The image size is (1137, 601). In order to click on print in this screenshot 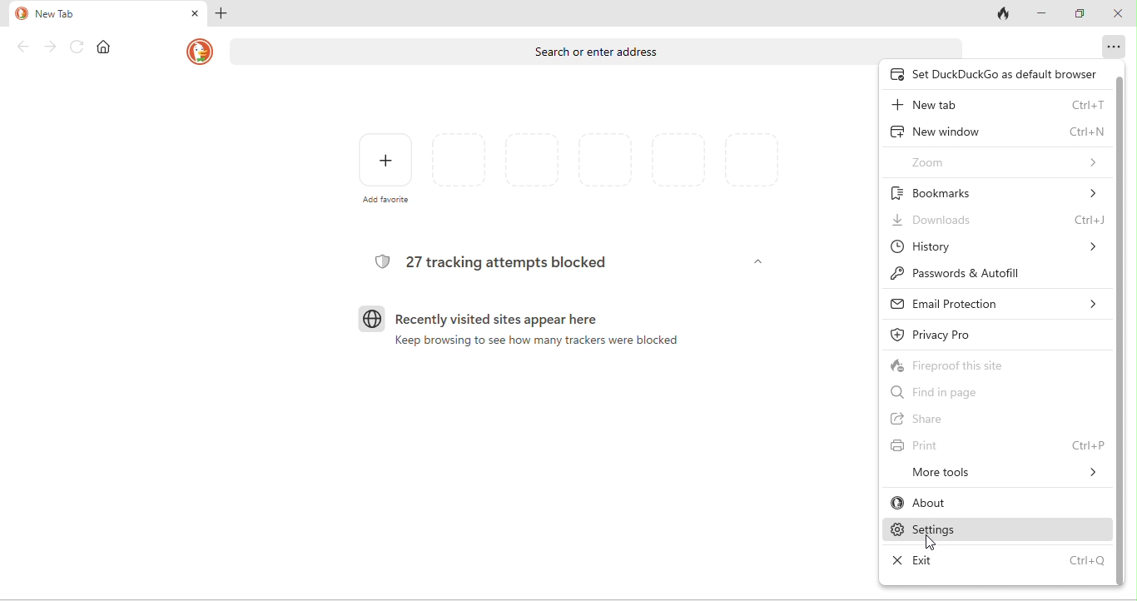, I will do `click(995, 445)`.